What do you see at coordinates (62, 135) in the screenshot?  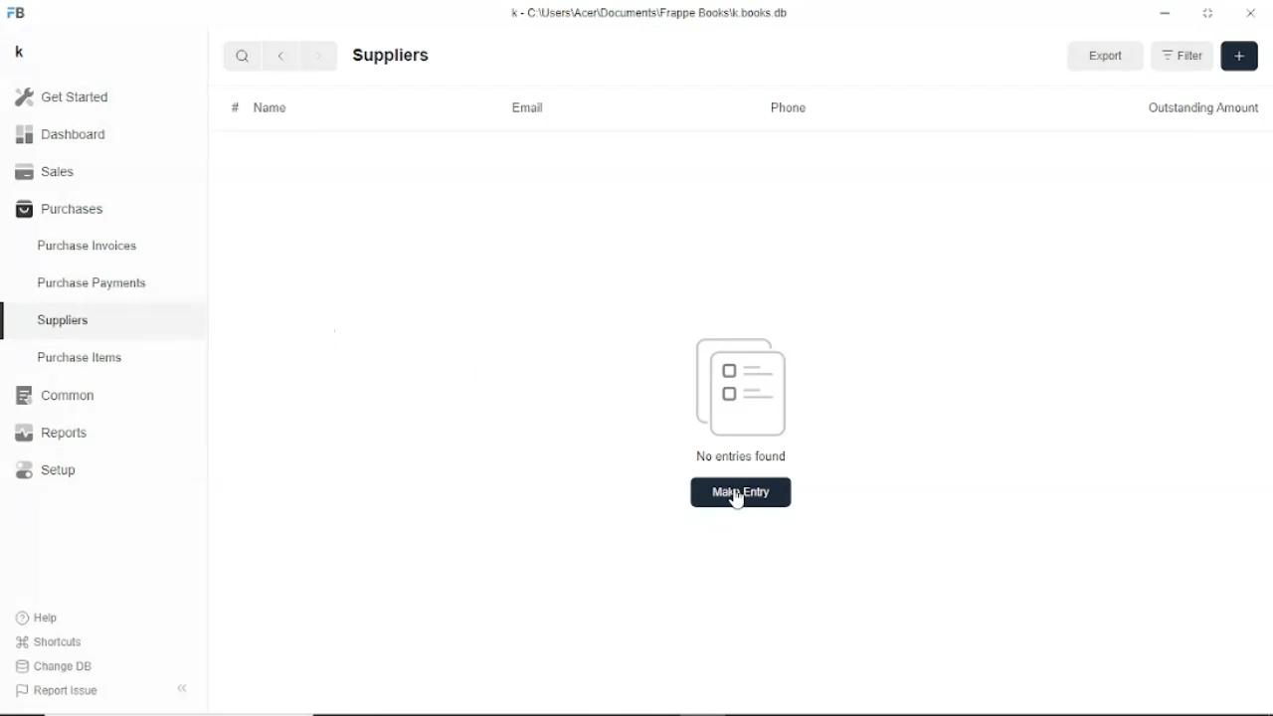 I see `Dashboard` at bounding box center [62, 135].